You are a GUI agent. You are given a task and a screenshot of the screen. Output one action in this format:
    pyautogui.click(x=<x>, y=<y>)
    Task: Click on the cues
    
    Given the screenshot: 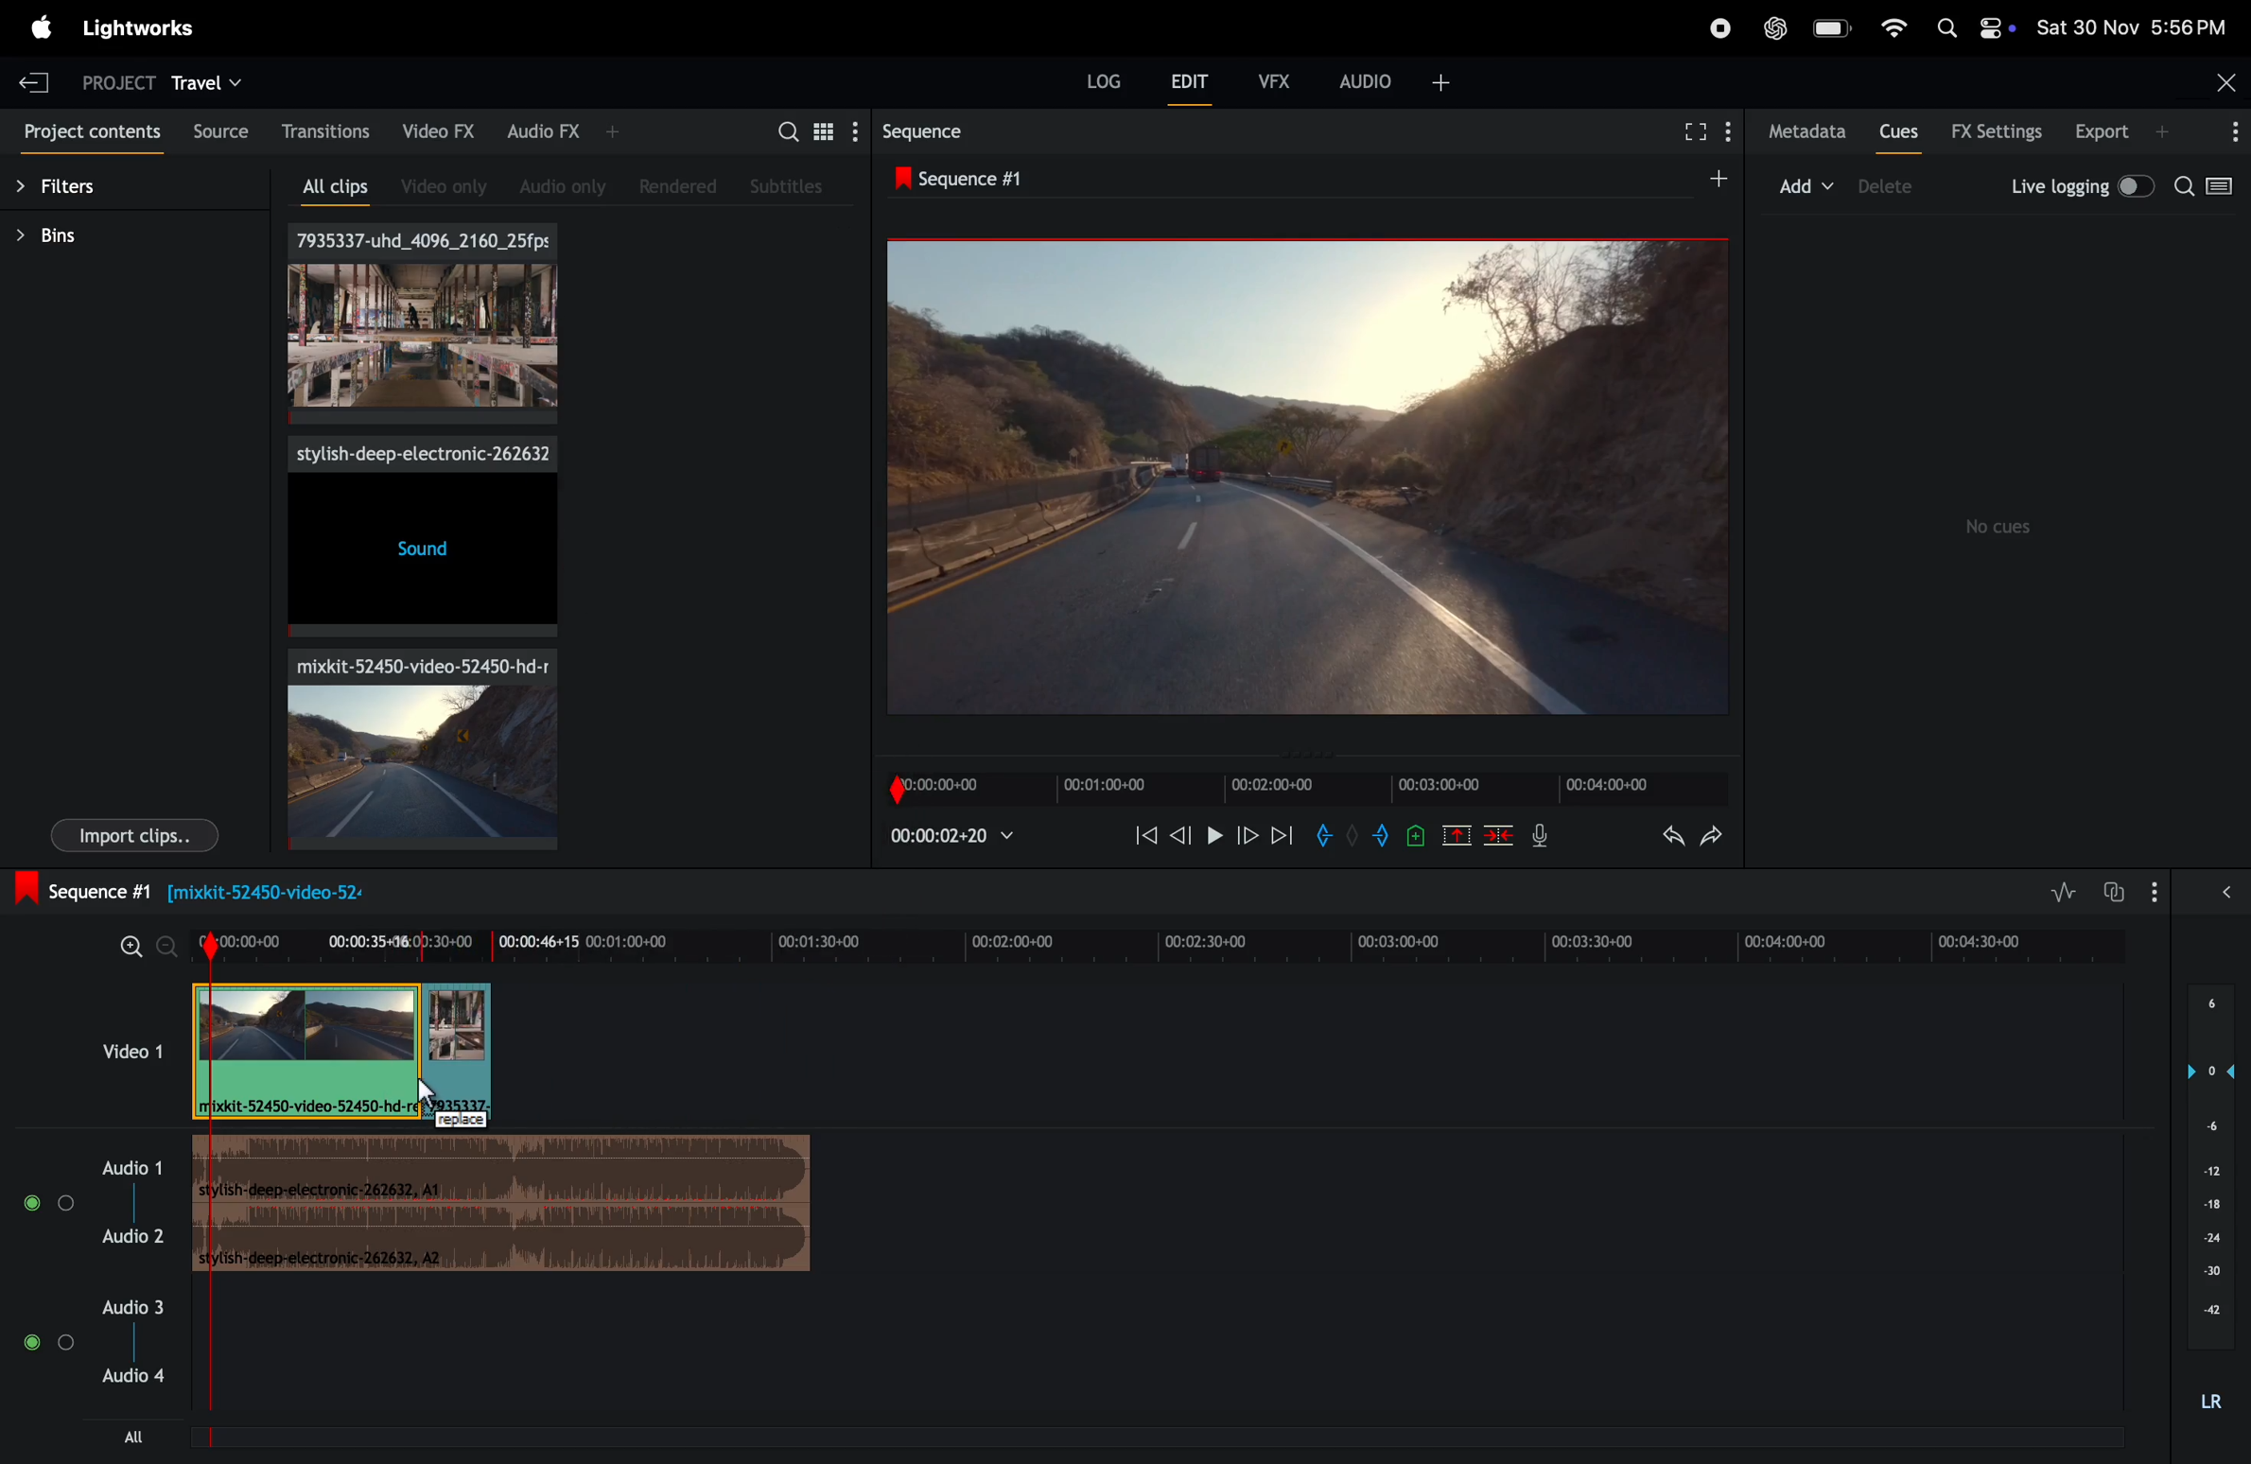 What is the action you would take?
    pyautogui.click(x=1898, y=134)
    